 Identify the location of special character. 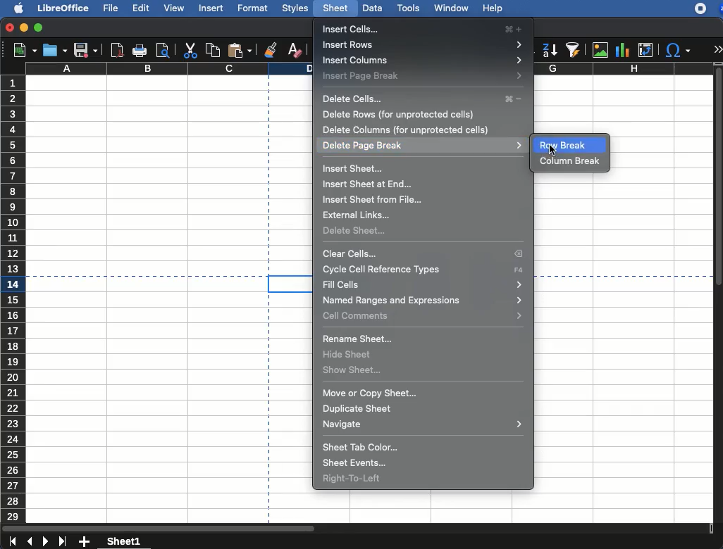
(678, 50).